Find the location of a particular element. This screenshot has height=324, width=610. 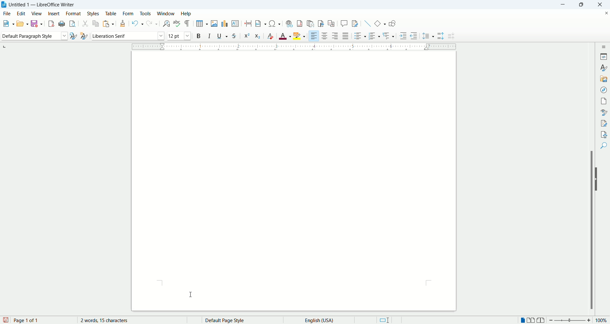

new style is located at coordinates (84, 36).